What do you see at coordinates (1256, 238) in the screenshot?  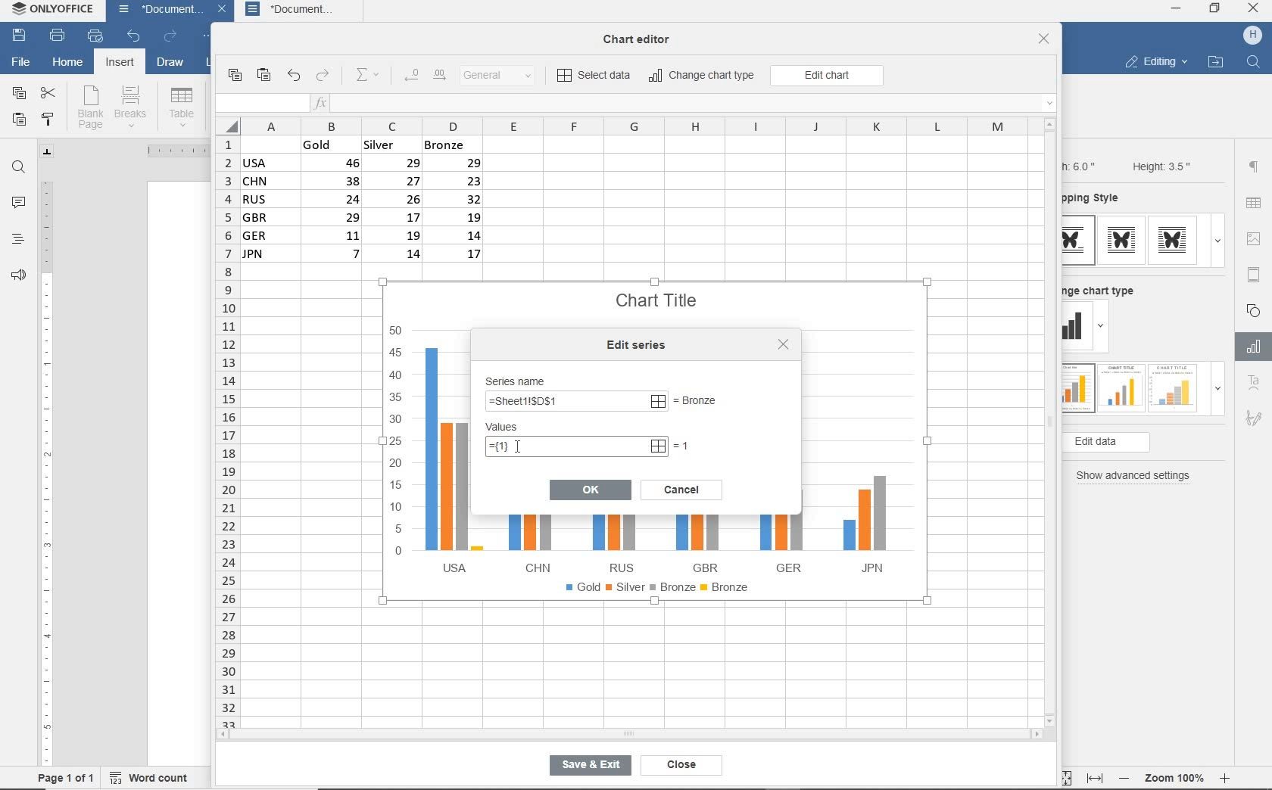 I see `image` at bounding box center [1256, 238].